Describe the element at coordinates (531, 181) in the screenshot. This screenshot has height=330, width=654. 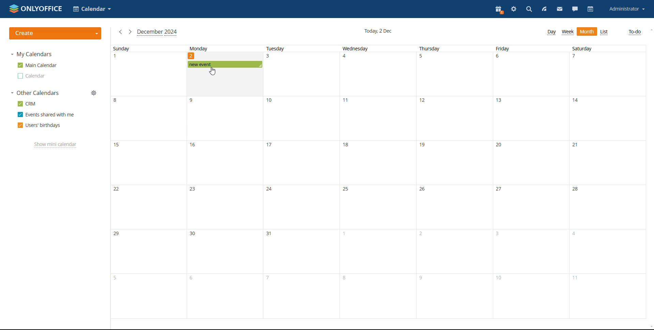
I see `friday` at that location.